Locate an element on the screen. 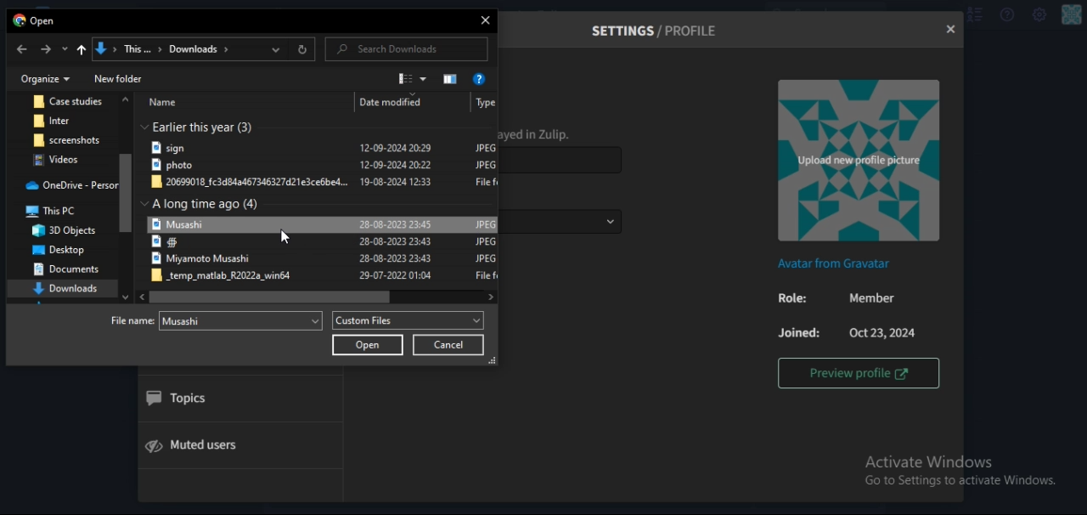 Image resolution: width=1087 pixels, height=515 pixels. scroll up is located at coordinates (126, 100).